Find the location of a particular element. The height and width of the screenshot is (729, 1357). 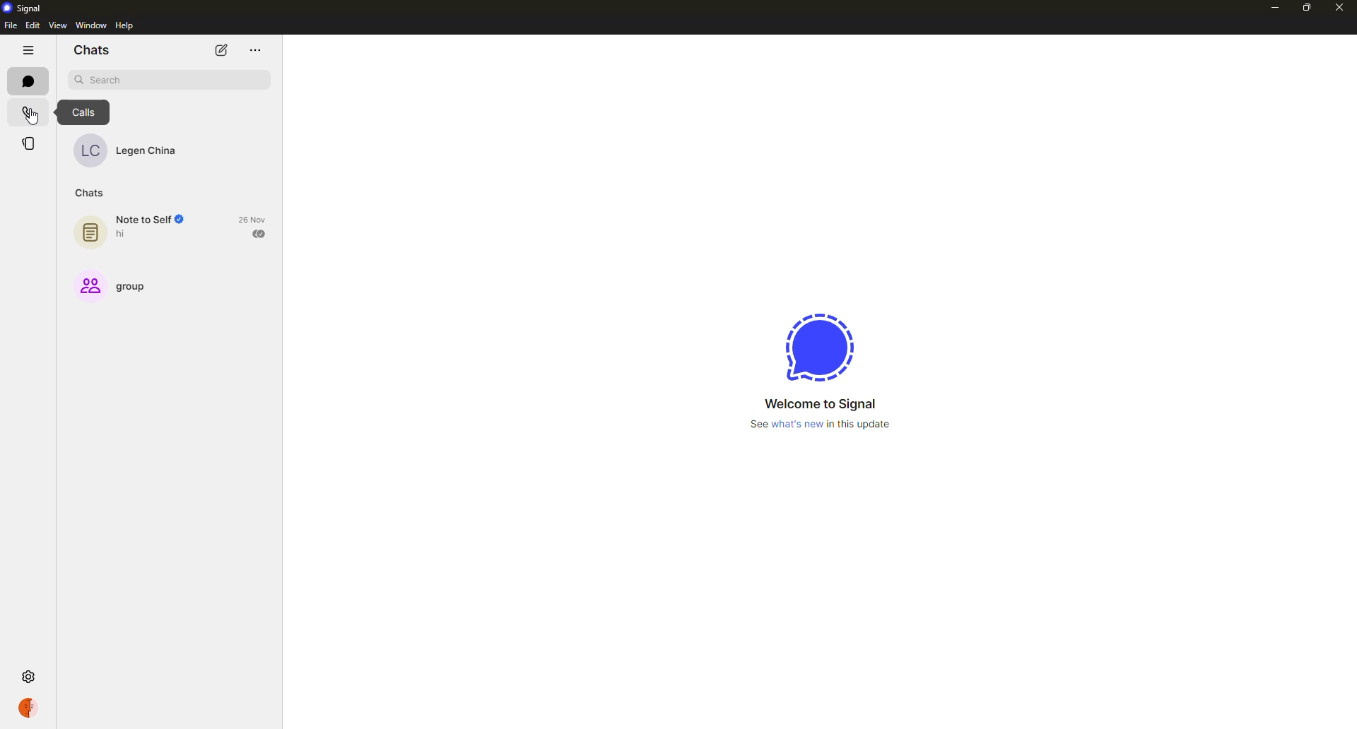

more is located at coordinates (255, 49).